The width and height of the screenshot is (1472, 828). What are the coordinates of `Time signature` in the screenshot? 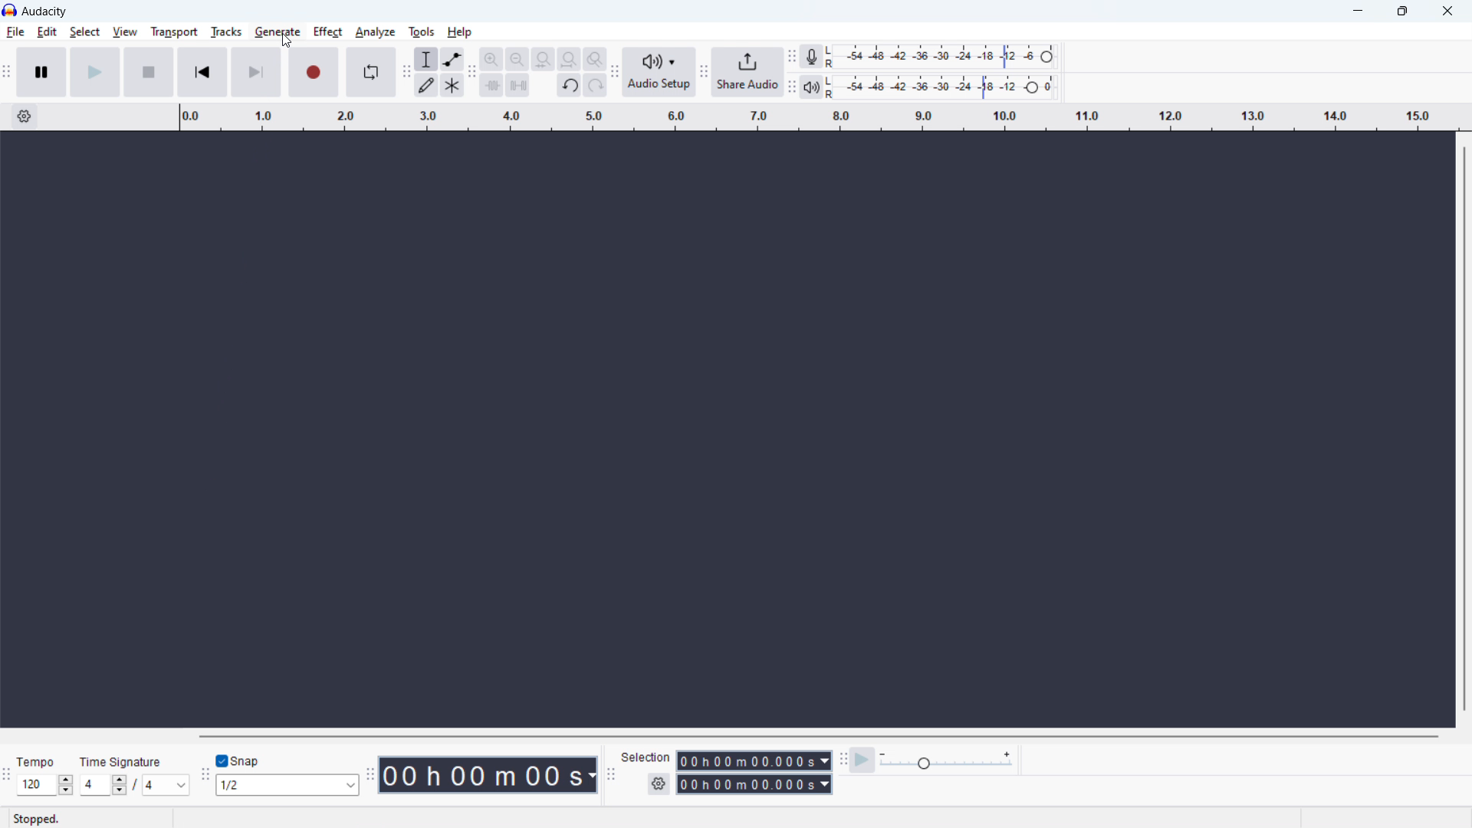 It's located at (123, 761).